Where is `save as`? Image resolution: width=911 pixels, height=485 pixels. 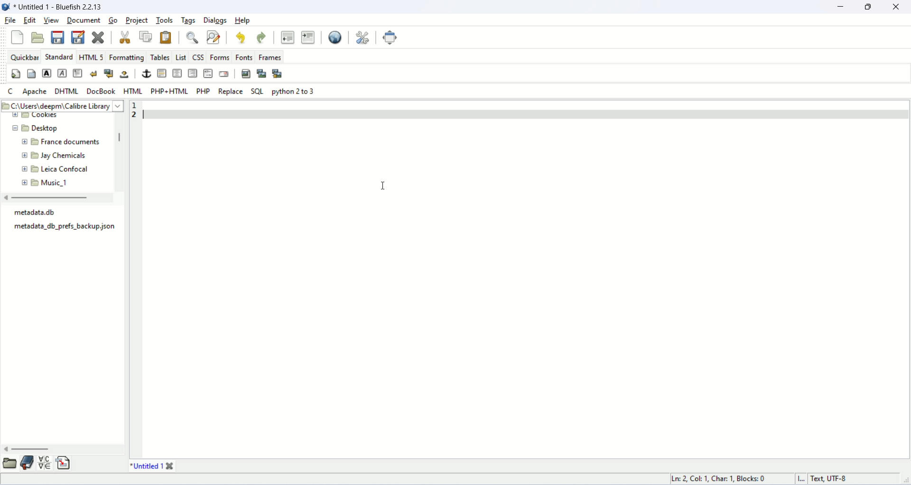 save as is located at coordinates (78, 37).